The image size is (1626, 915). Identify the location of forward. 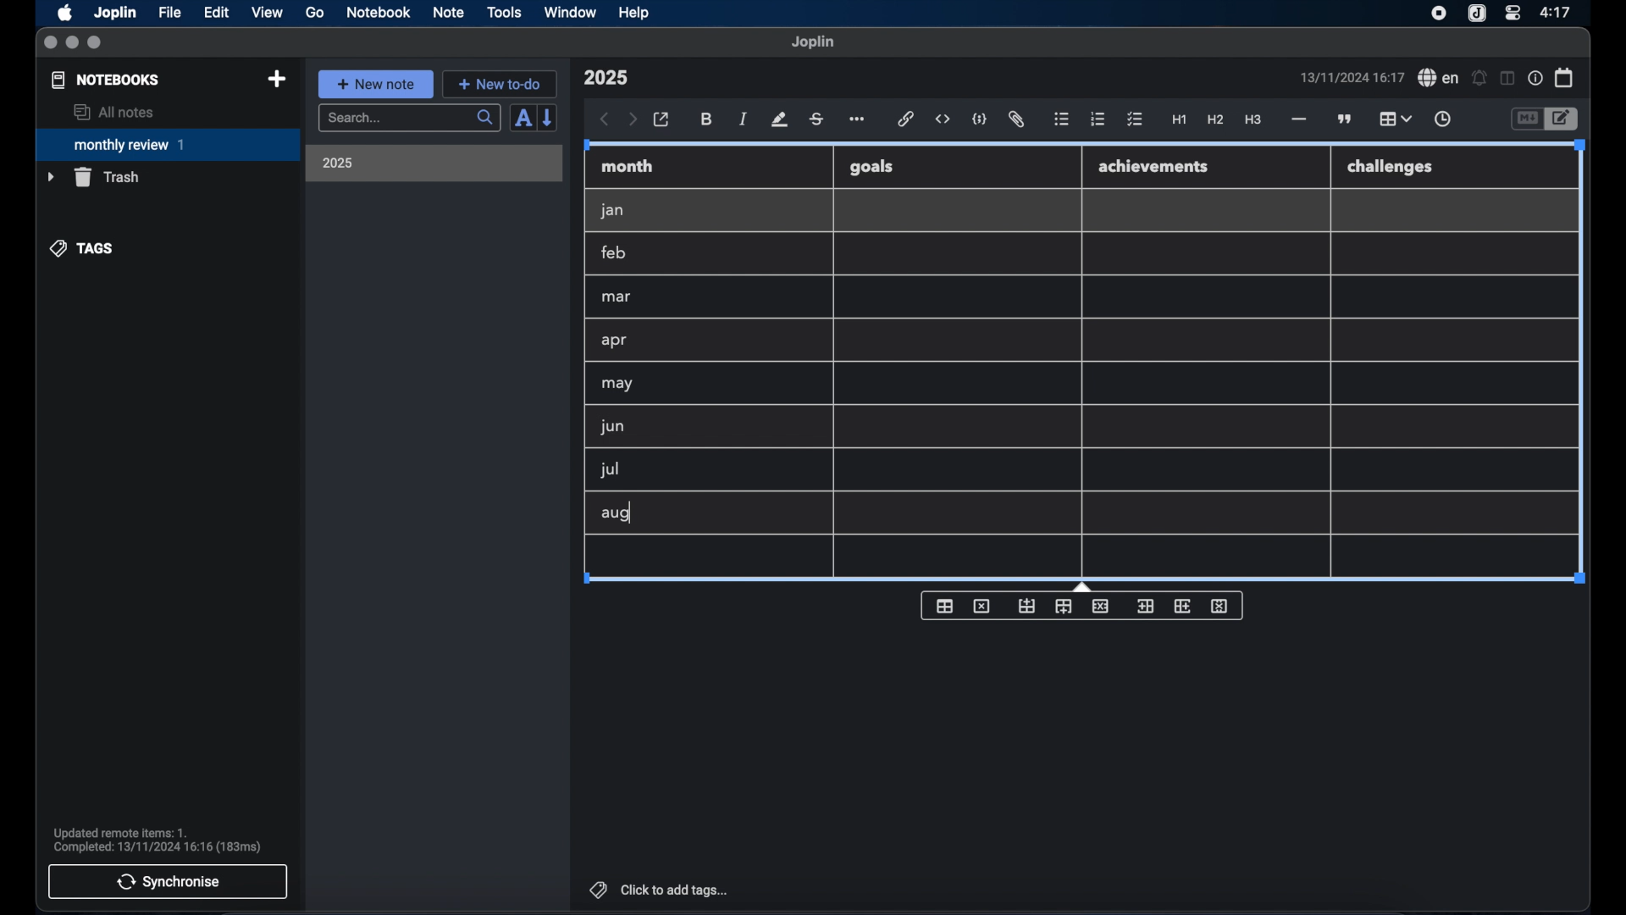
(633, 120).